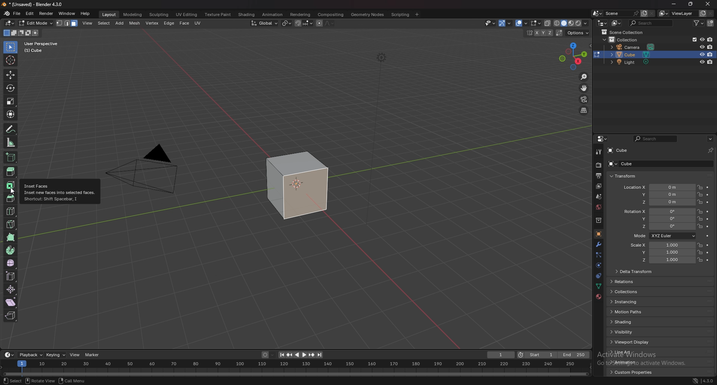 This screenshot has width=717, height=385. Describe the element at coordinates (632, 342) in the screenshot. I see `viewport display` at that location.